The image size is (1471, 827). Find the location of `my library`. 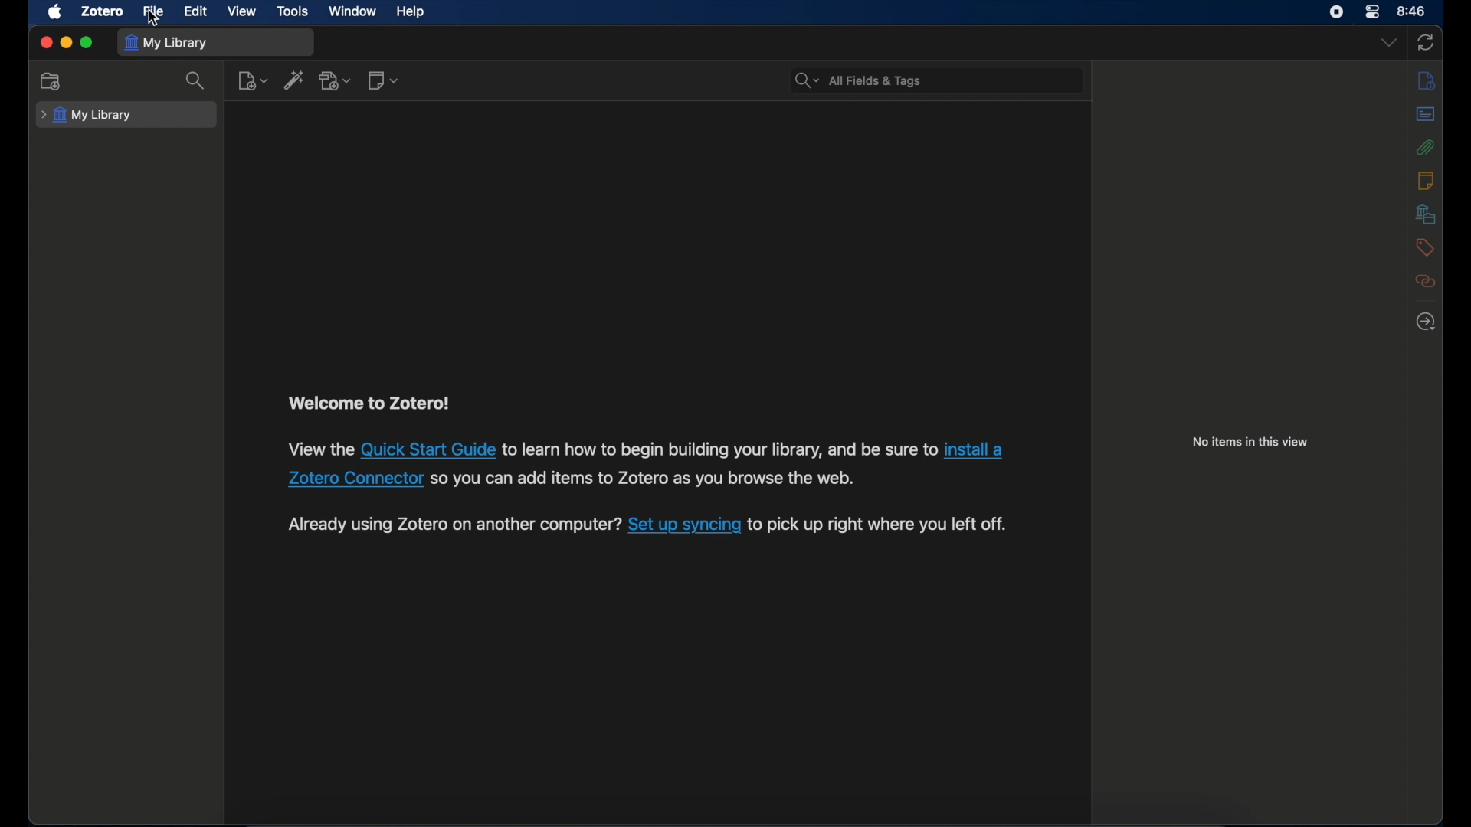

my library is located at coordinates (87, 116).